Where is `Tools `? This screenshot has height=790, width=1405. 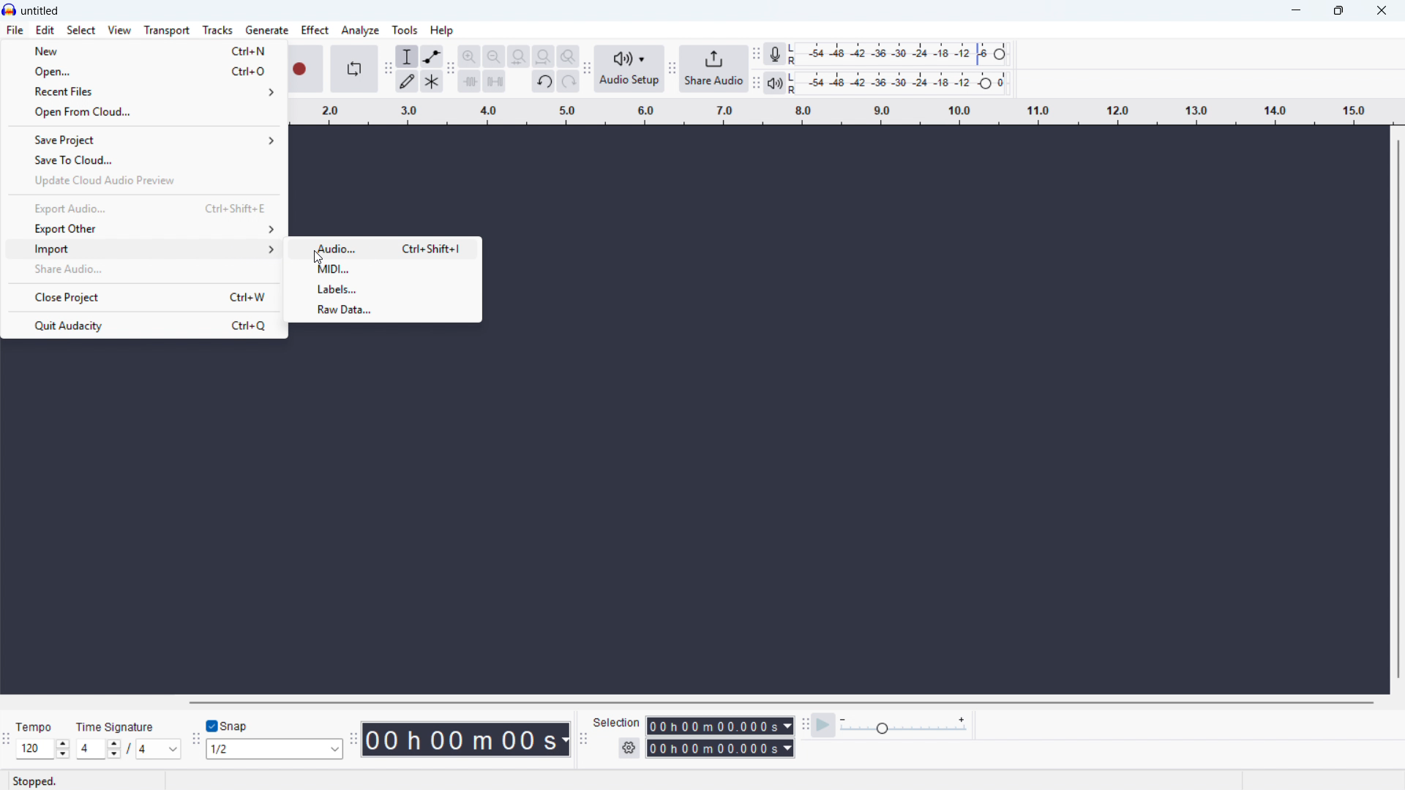
Tools  is located at coordinates (405, 29).